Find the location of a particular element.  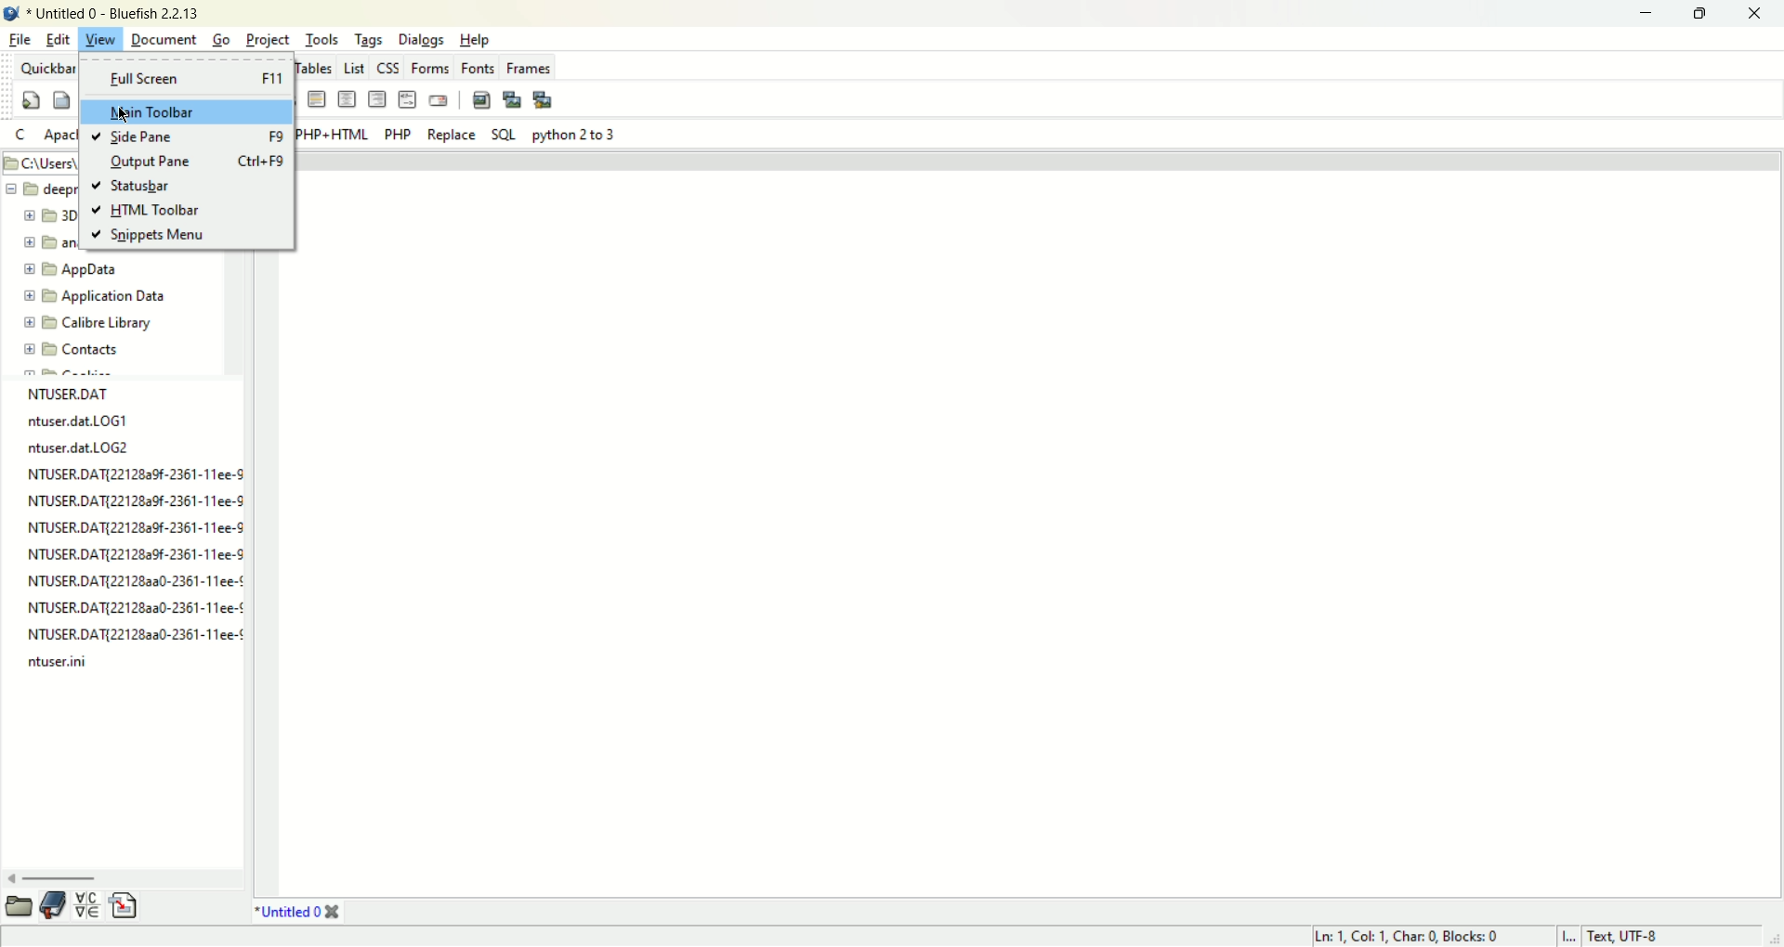

minimize is located at coordinates (1644, 15).